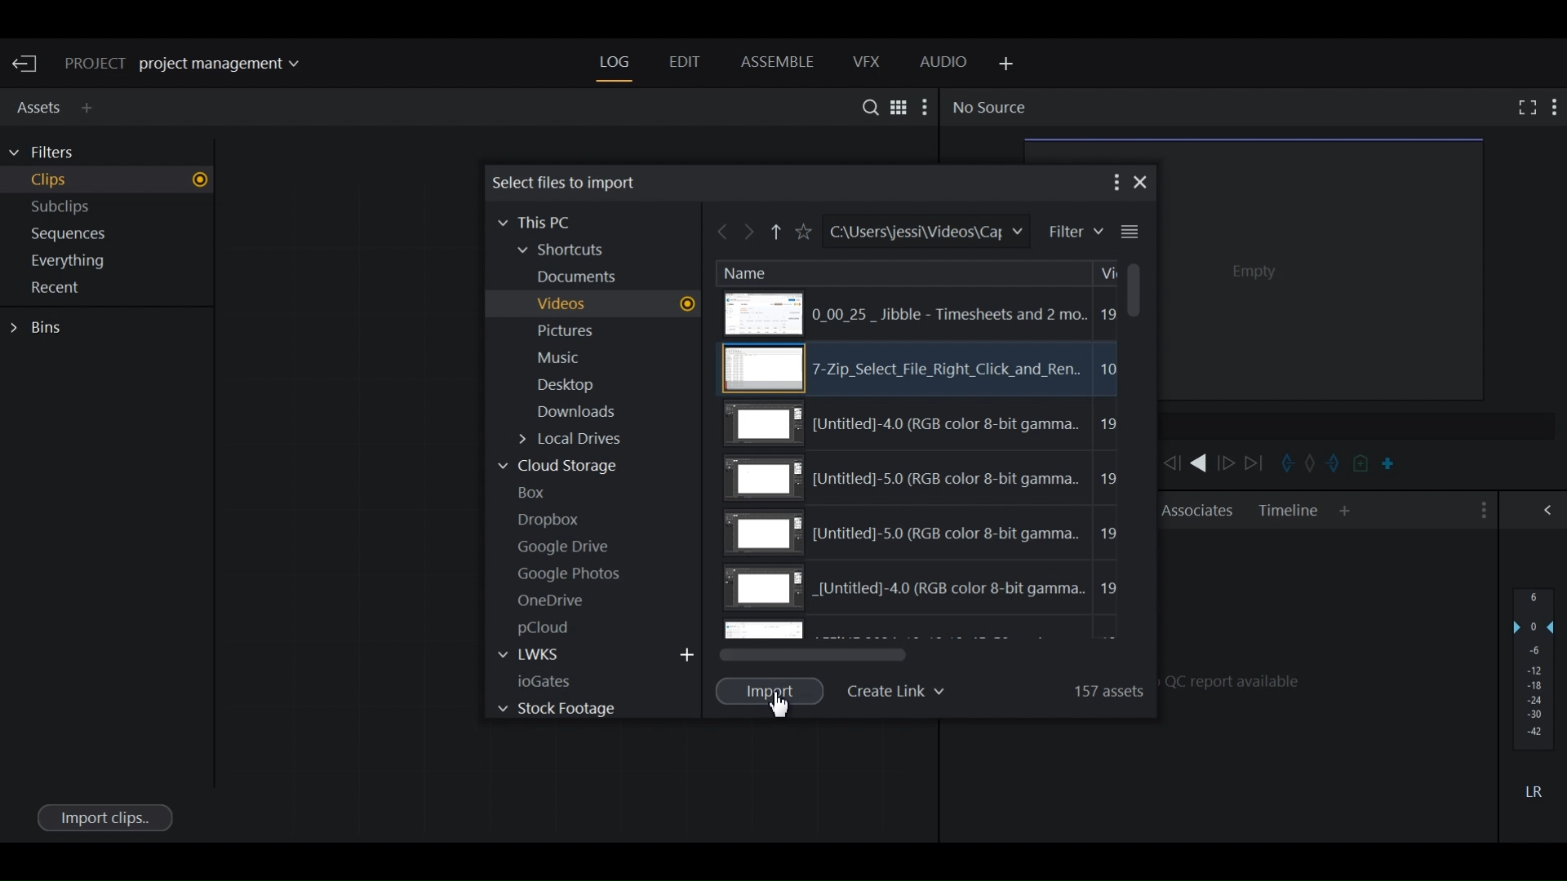 This screenshot has width=1567, height=881. Describe the element at coordinates (567, 182) in the screenshot. I see `Select files to import` at that location.